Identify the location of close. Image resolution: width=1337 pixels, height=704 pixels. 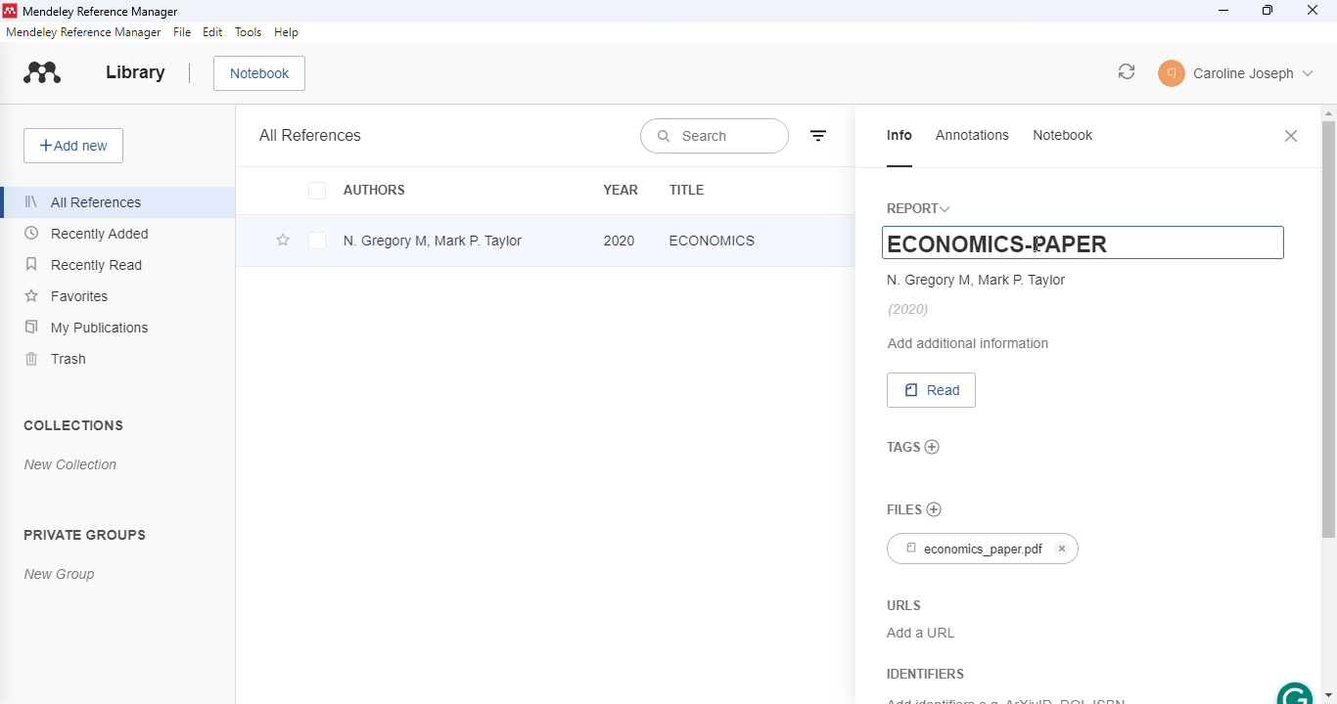
(1293, 137).